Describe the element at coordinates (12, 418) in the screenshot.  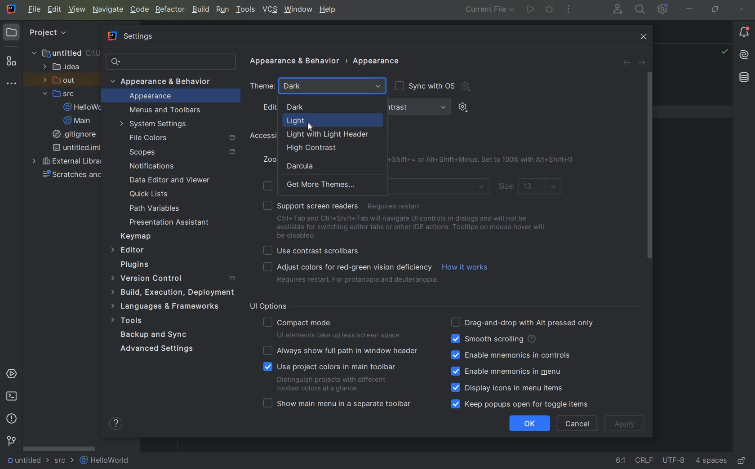
I see `PROBLEMS` at that location.